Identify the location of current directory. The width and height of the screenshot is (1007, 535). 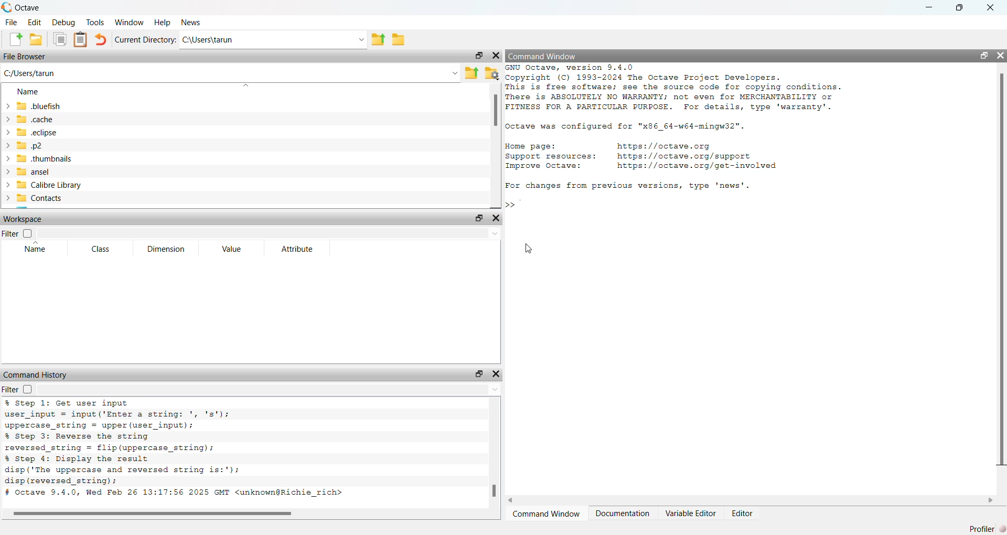
(145, 39).